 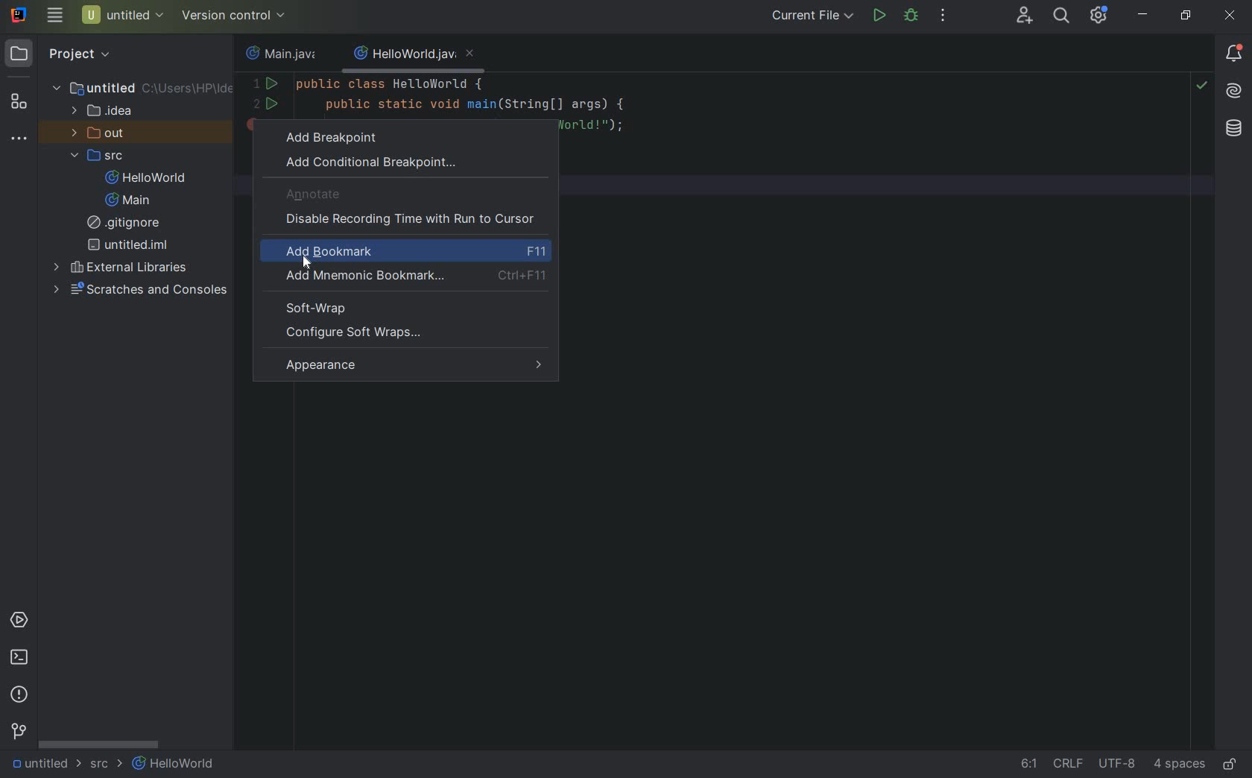 I want to click on untitled, so click(x=143, y=87).